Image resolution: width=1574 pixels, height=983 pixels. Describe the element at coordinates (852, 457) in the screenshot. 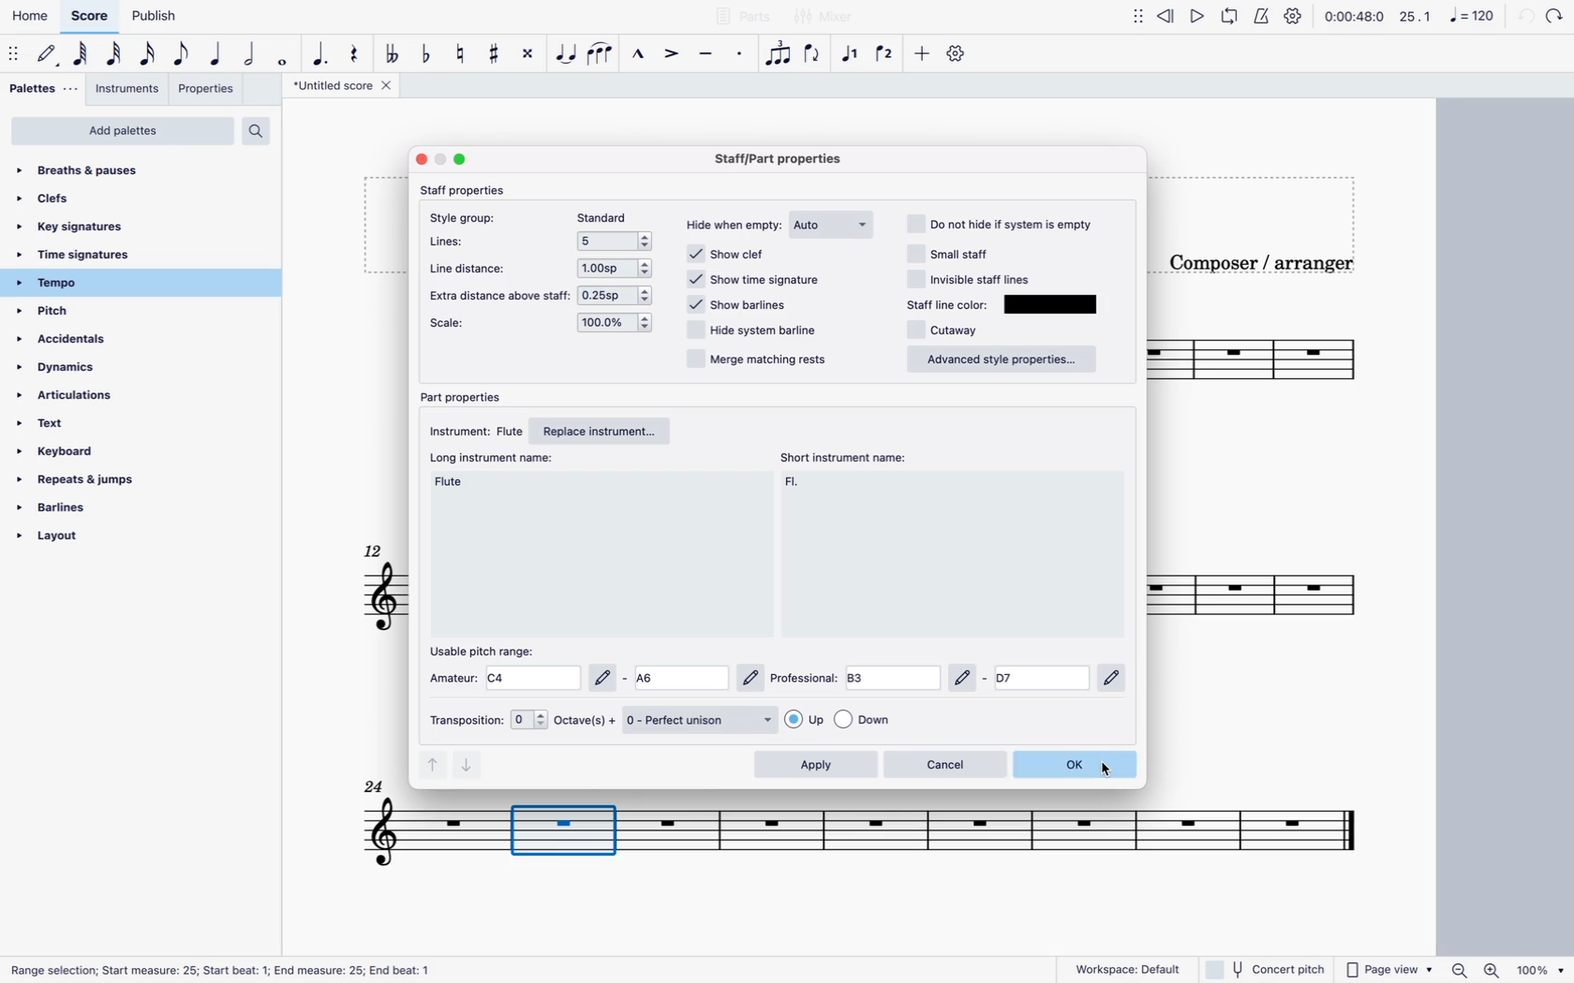

I see `short instrument name` at that location.